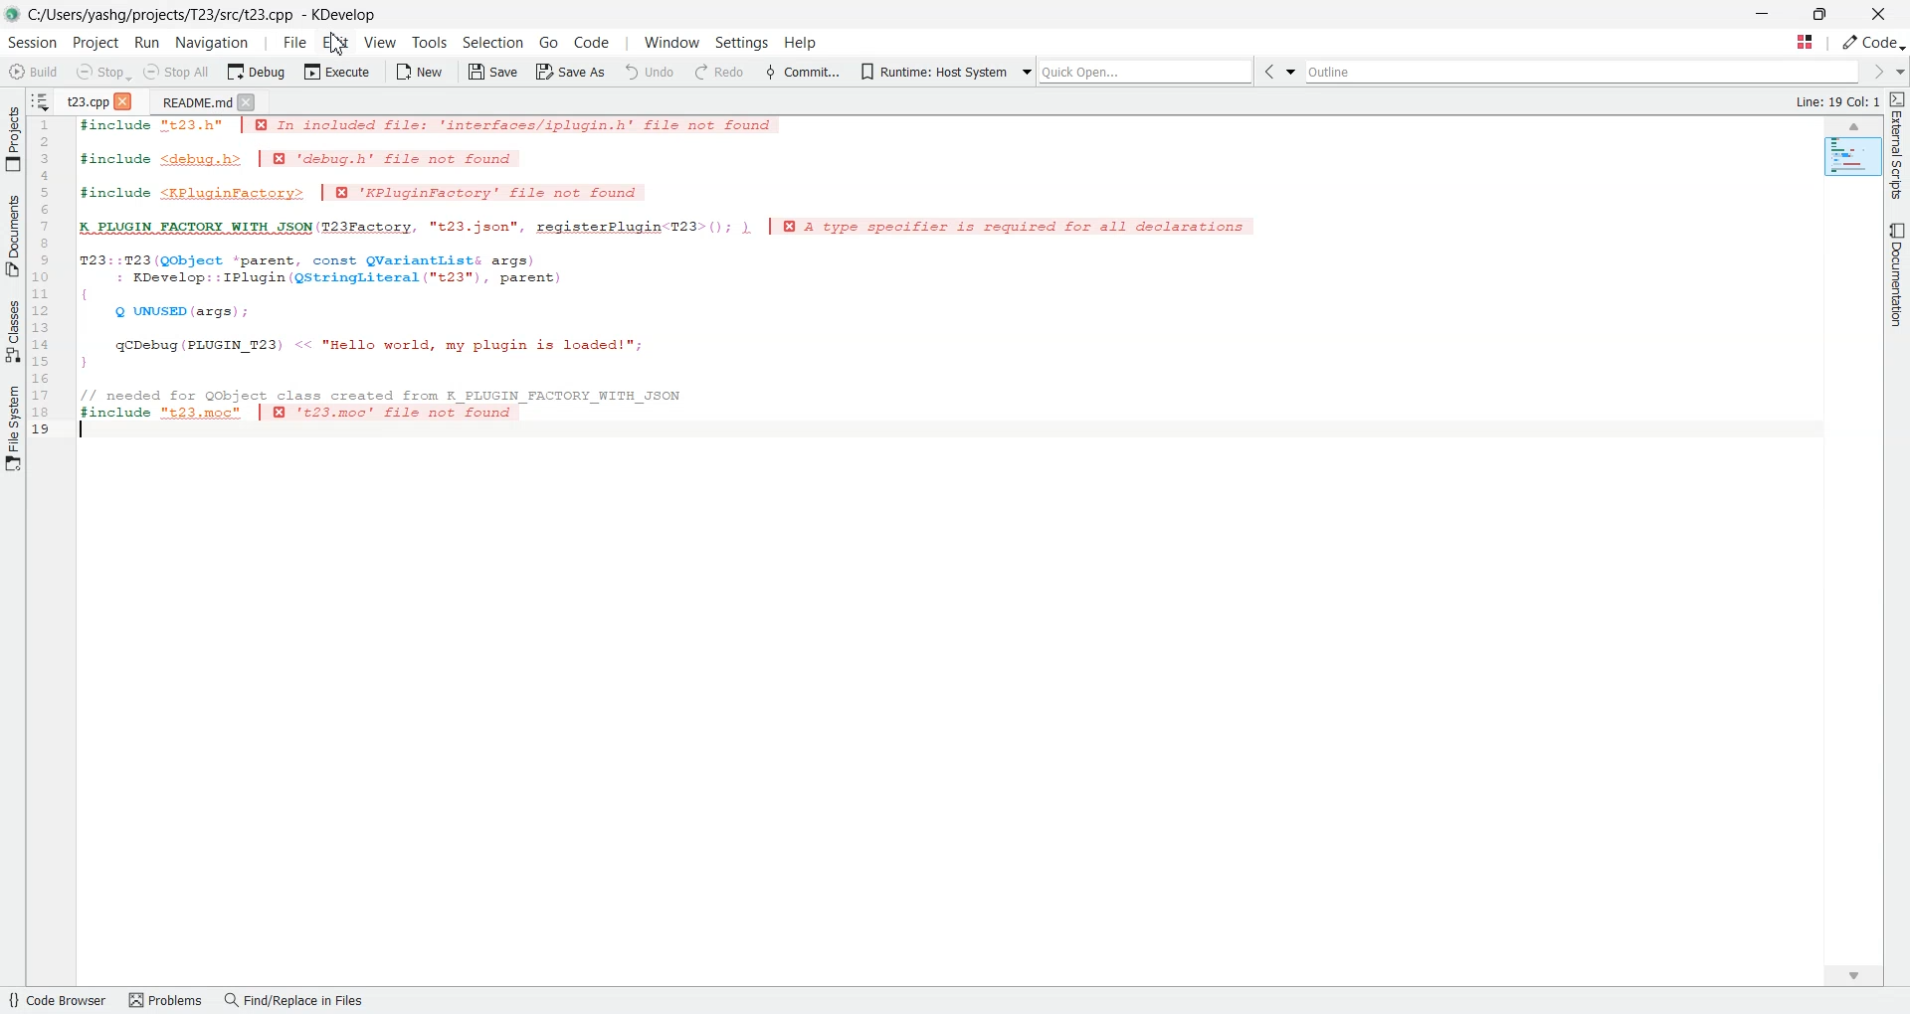  What do you see at coordinates (548, 42) in the screenshot?
I see `go` at bounding box center [548, 42].